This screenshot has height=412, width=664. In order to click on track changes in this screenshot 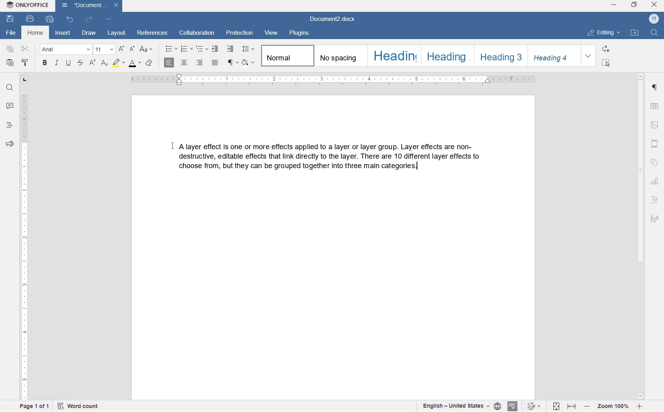, I will do `click(534, 406)`.